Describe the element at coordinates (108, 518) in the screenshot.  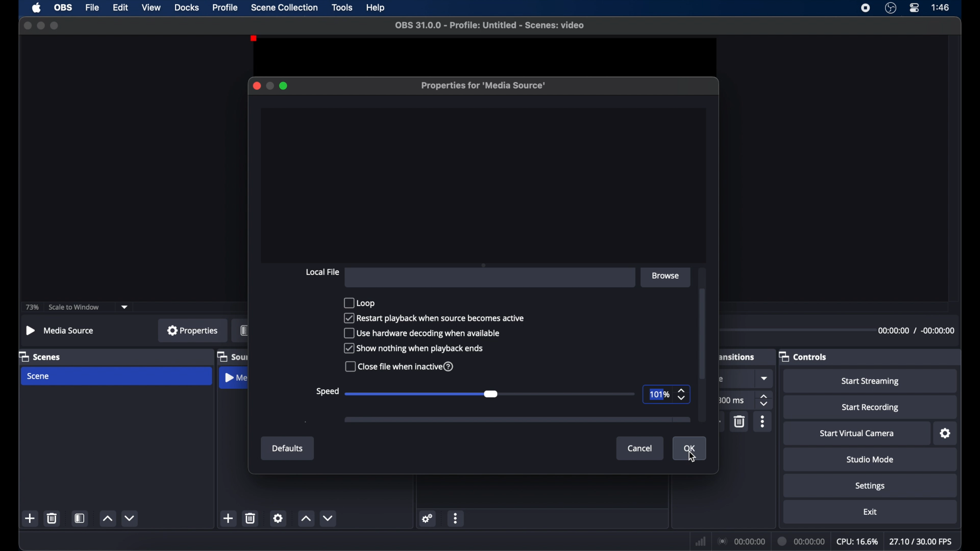
I see `increment` at that location.